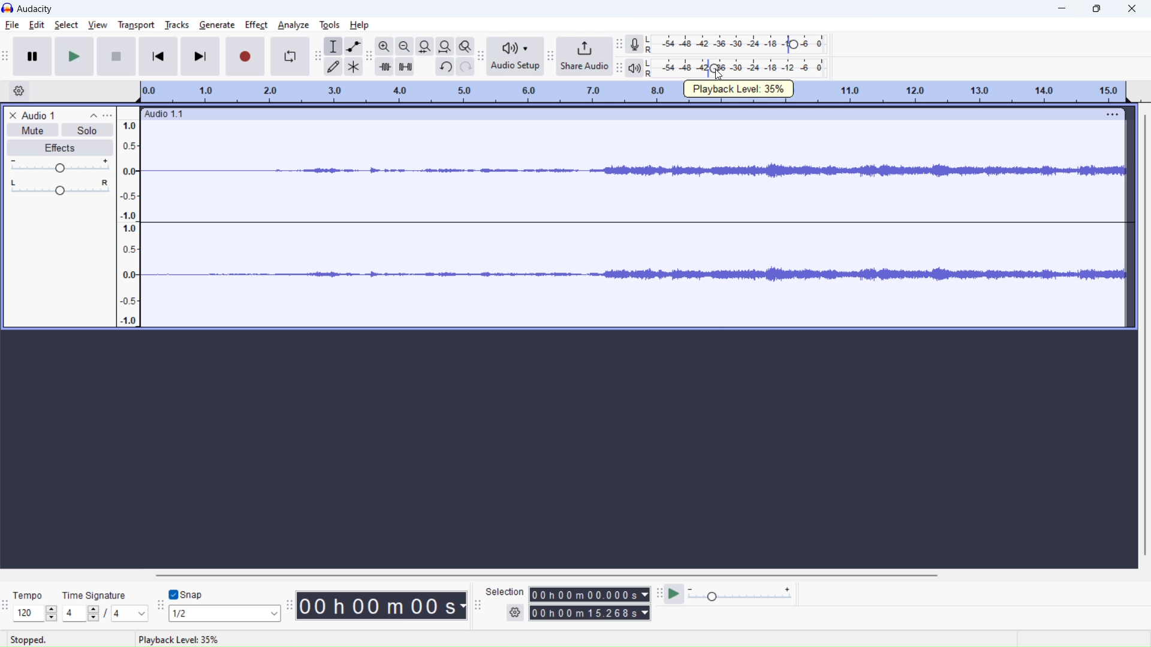  I want to click on fit project to width, so click(444, 46).